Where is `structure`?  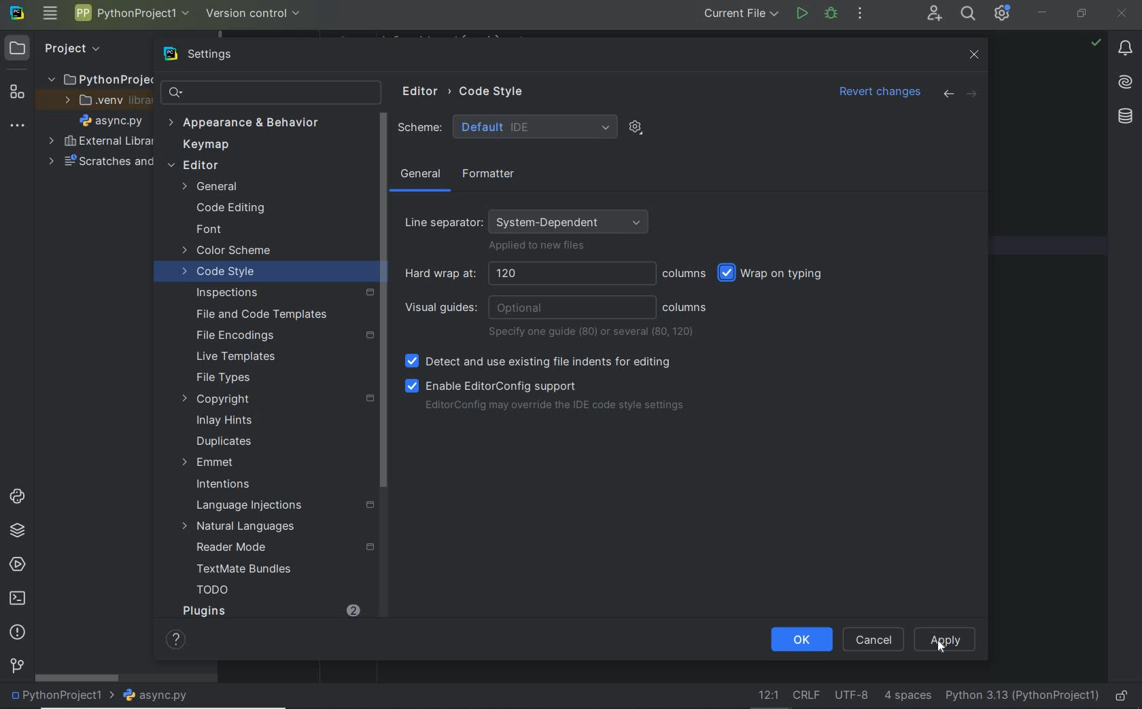 structure is located at coordinates (16, 94).